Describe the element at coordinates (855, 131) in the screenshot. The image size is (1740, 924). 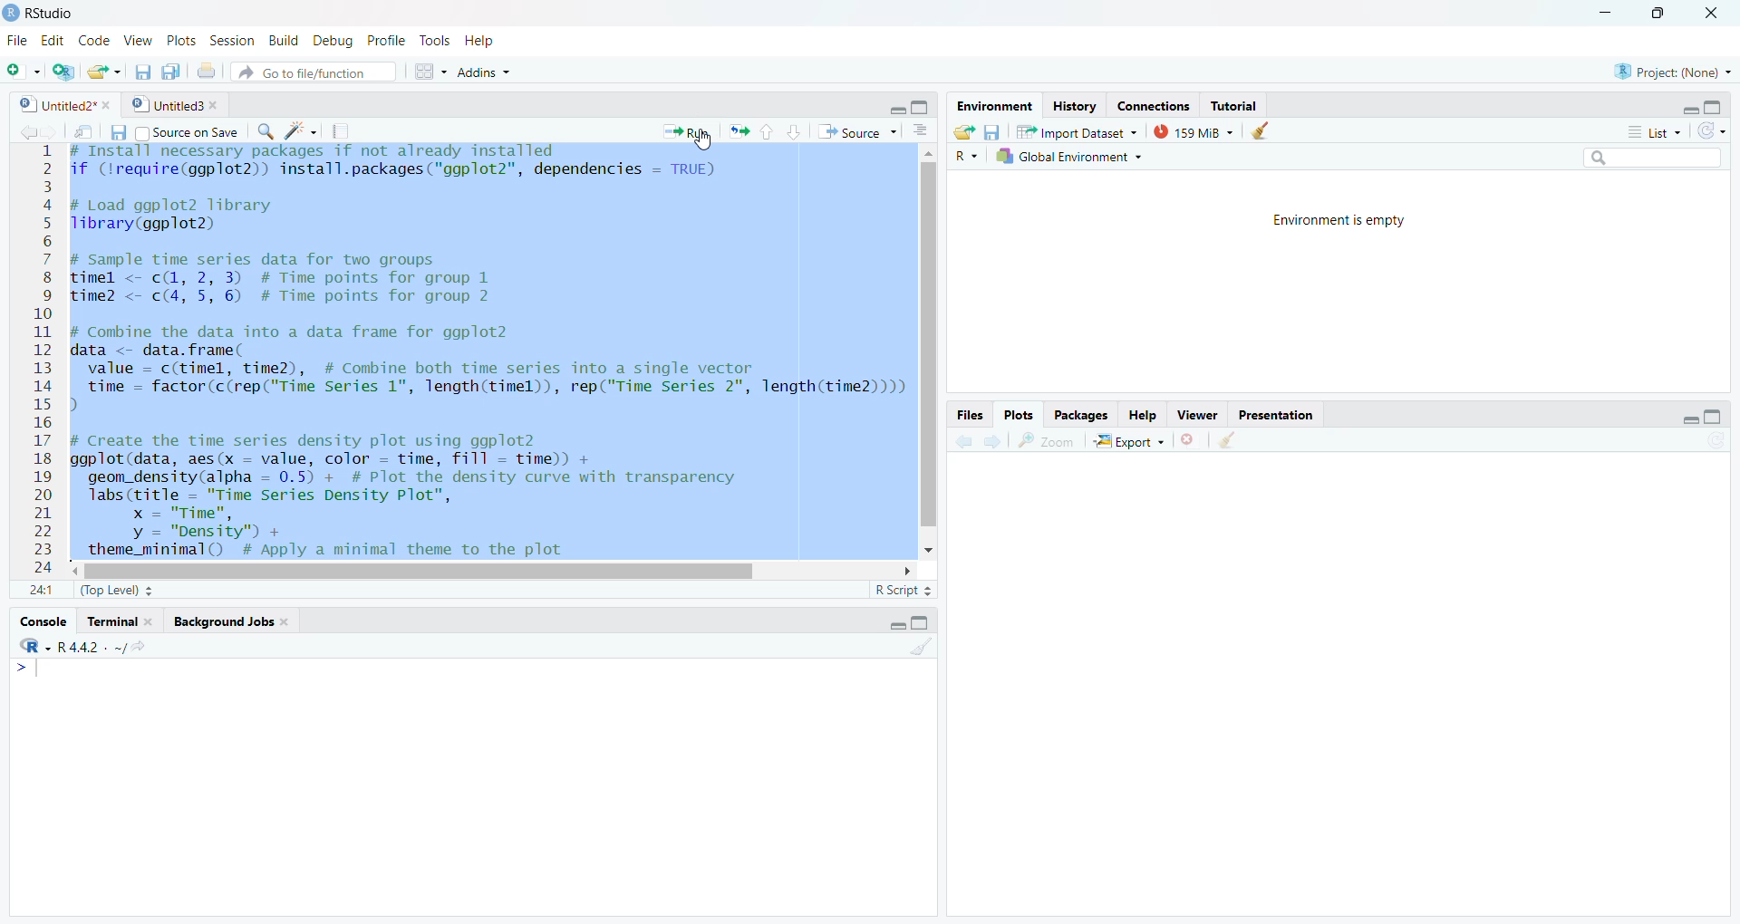
I see `Source` at that location.